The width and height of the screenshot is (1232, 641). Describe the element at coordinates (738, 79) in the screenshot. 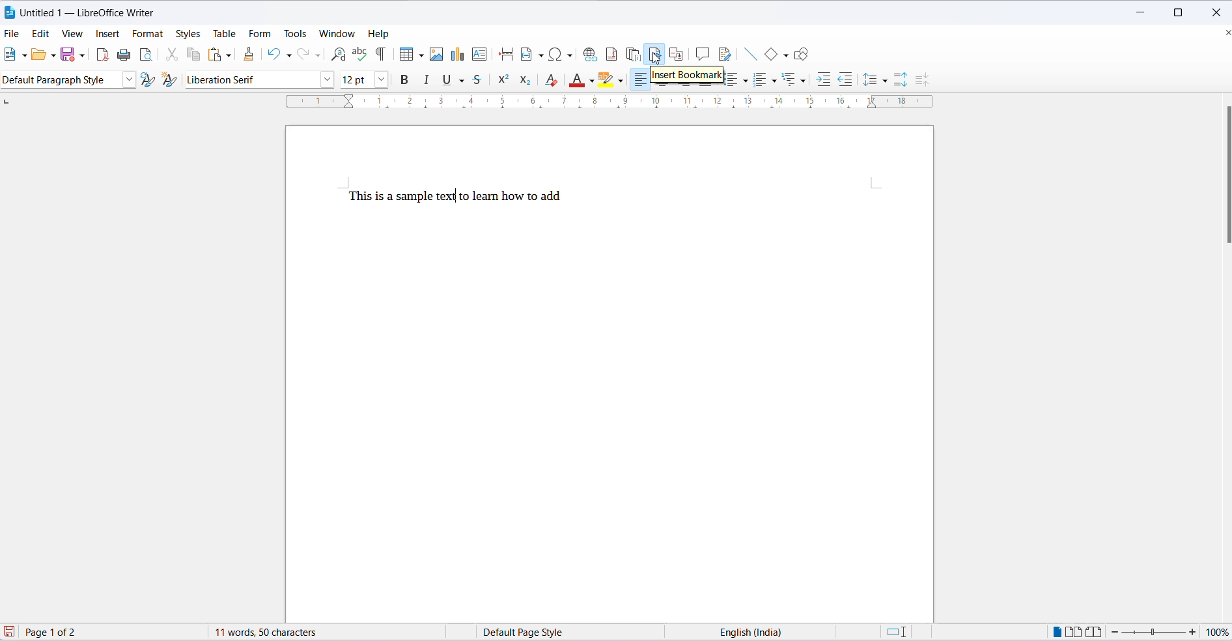

I see `toggle unordered list option` at that location.